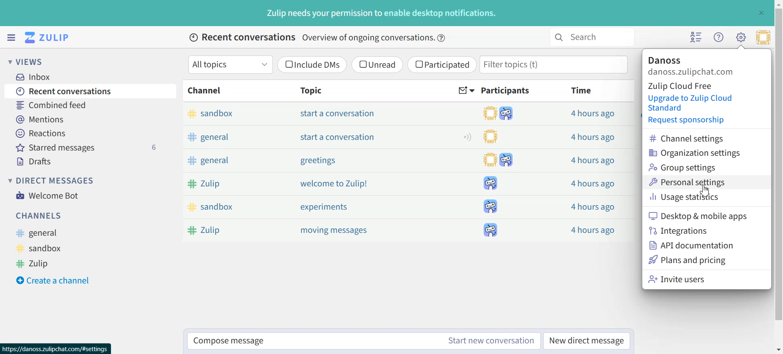  What do you see at coordinates (312, 38) in the screenshot?
I see `Text` at bounding box center [312, 38].